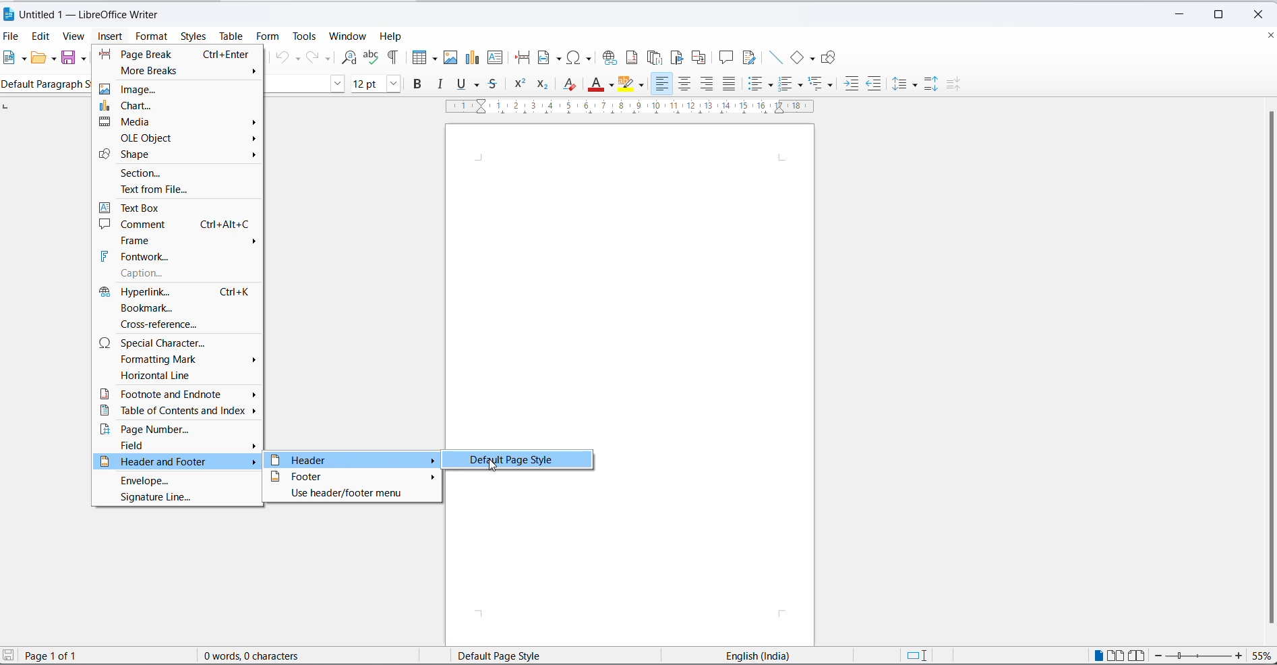 The image size is (1277, 665). I want to click on save, so click(9, 654).